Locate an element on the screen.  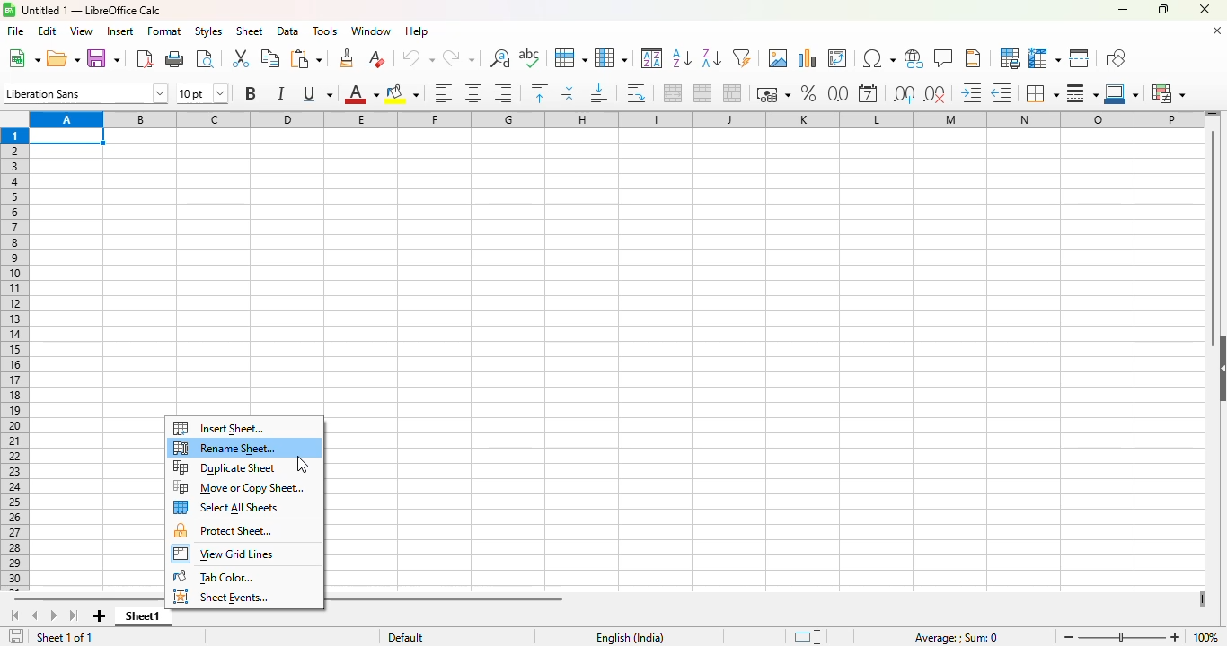
insert sheet is located at coordinates (218, 427).